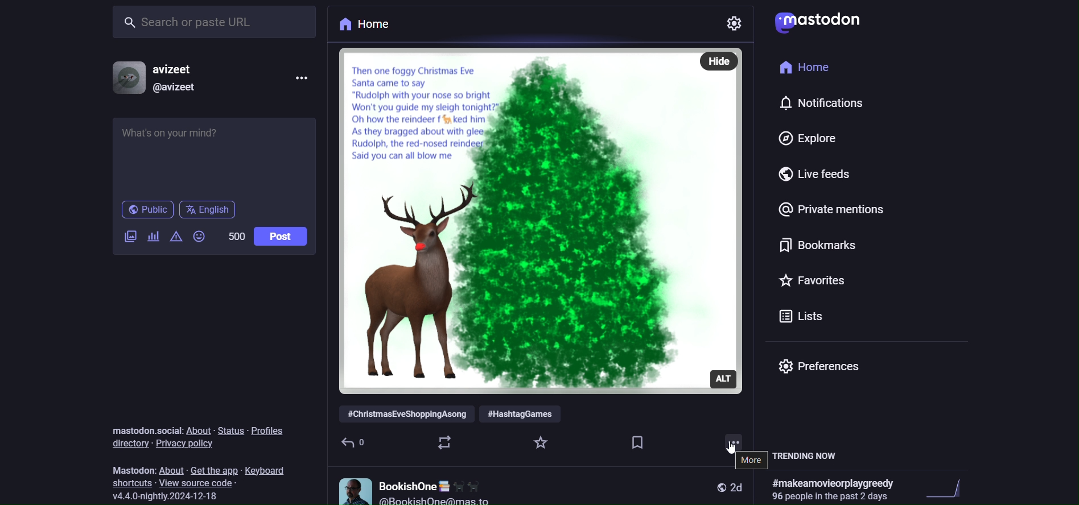 The image size is (1079, 505). What do you see at coordinates (171, 469) in the screenshot?
I see `about` at bounding box center [171, 469].